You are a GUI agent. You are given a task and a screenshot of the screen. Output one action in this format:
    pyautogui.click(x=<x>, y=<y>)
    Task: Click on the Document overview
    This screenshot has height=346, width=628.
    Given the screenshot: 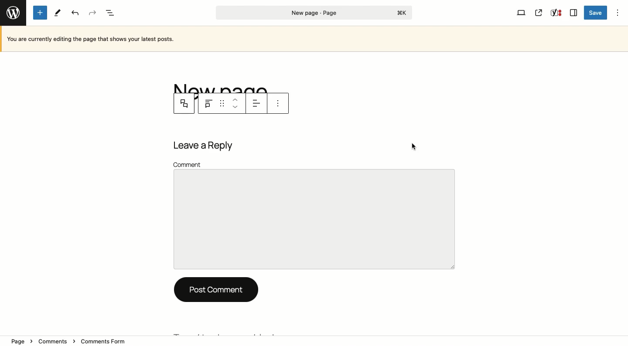 What is the action you would take?
    pyautogui.click(x=110, y=12)
    